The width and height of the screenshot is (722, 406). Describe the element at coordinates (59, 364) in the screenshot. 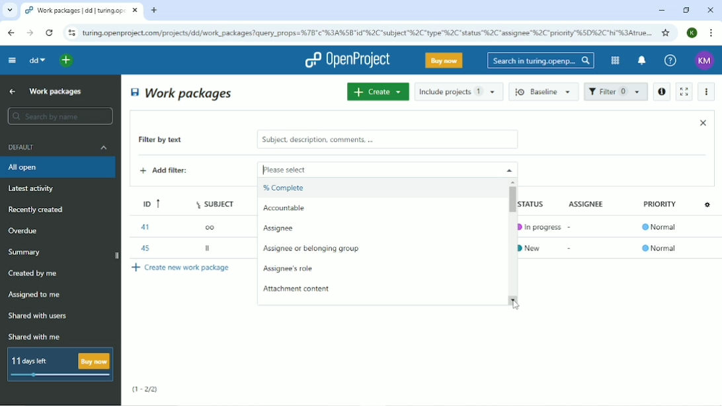

I see `11 days left buy now` at that location.